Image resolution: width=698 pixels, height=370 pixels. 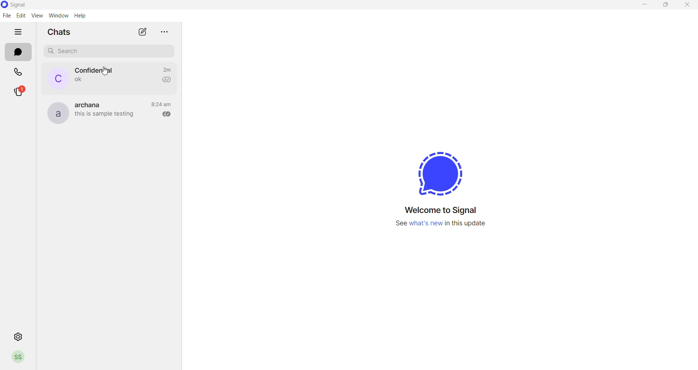 What do you see at coordinates (19, 71) in the screenshot?
I see `calls` at bounding box center [19, 71].